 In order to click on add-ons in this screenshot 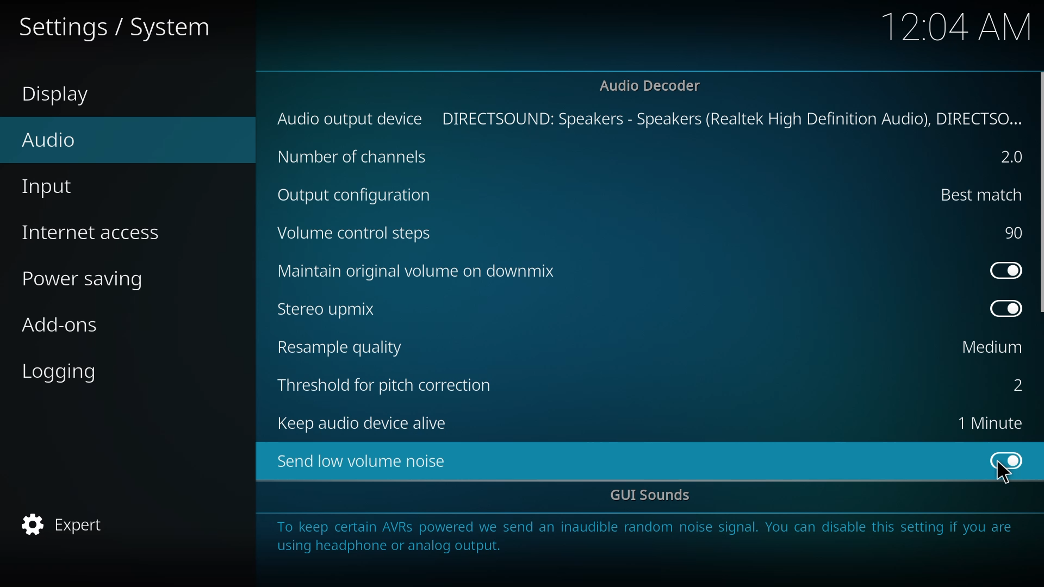, I will do `click(63, 326)`.